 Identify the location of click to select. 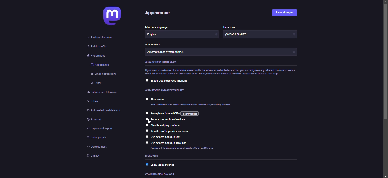
(147, 142).